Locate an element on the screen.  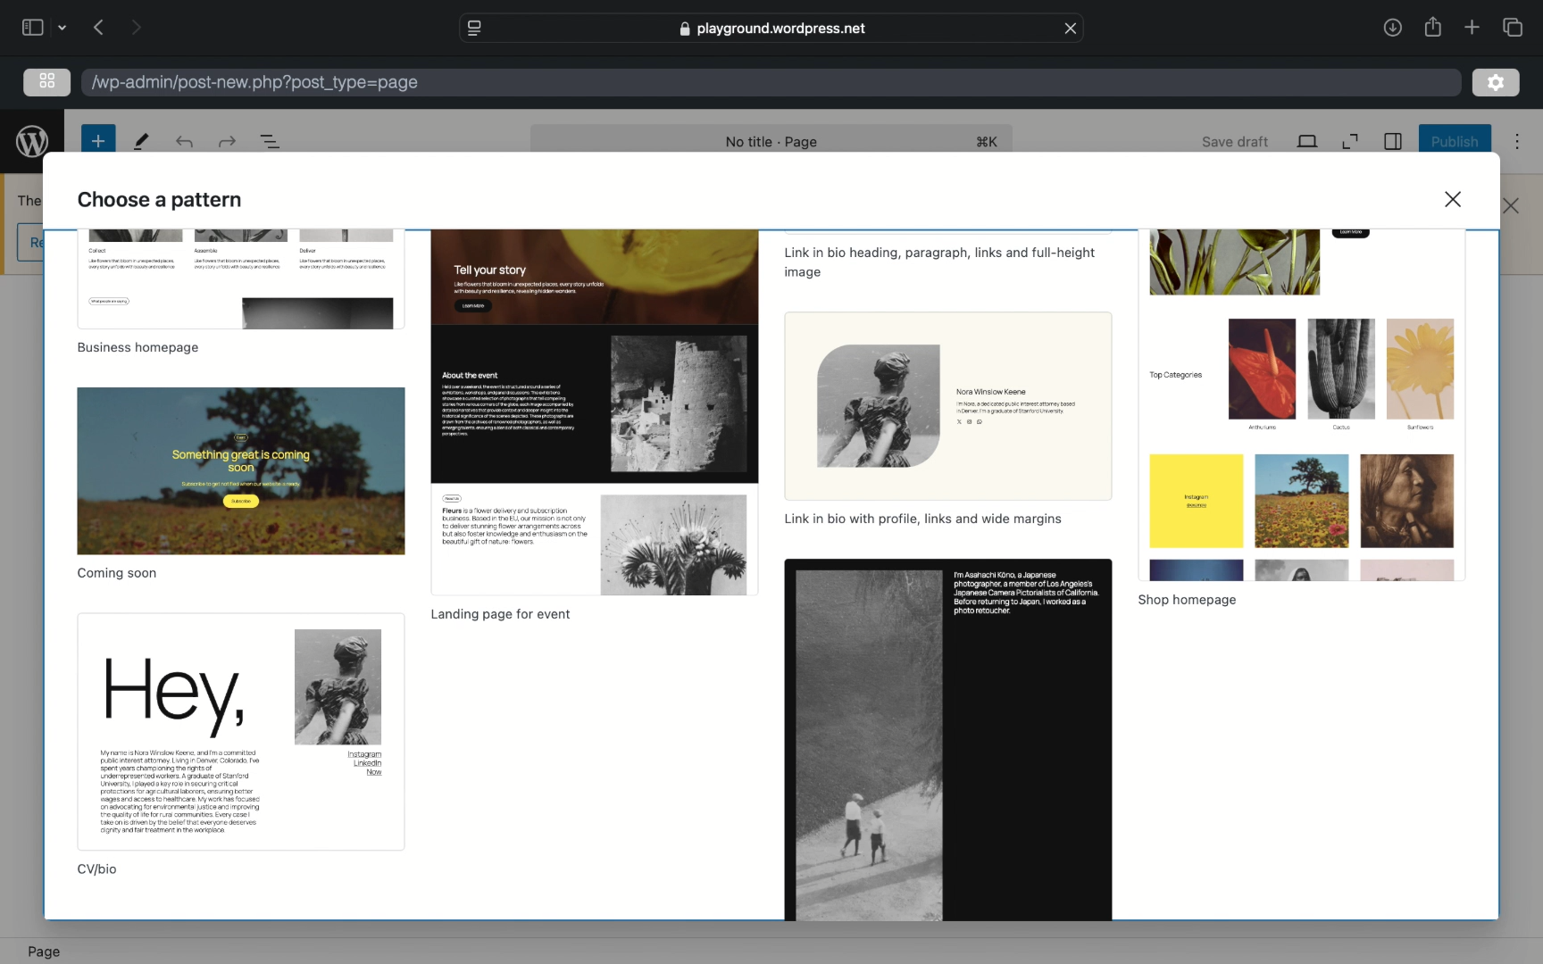
landing page for event is located at coordinates (499, 615).